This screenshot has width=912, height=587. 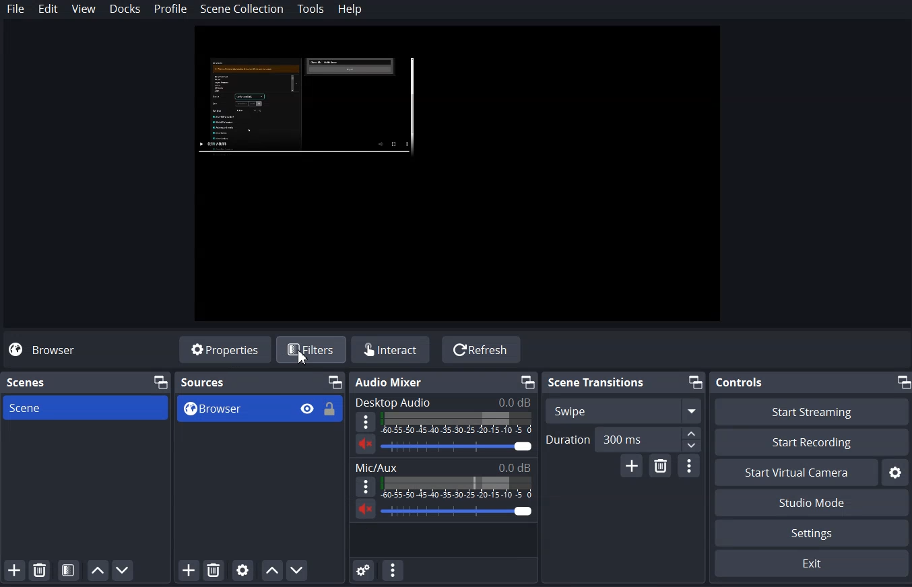 What do you see at coordinates (457, 423) in the screenshot?
I see `Volume Indicator` at bounding box center [457, 423].